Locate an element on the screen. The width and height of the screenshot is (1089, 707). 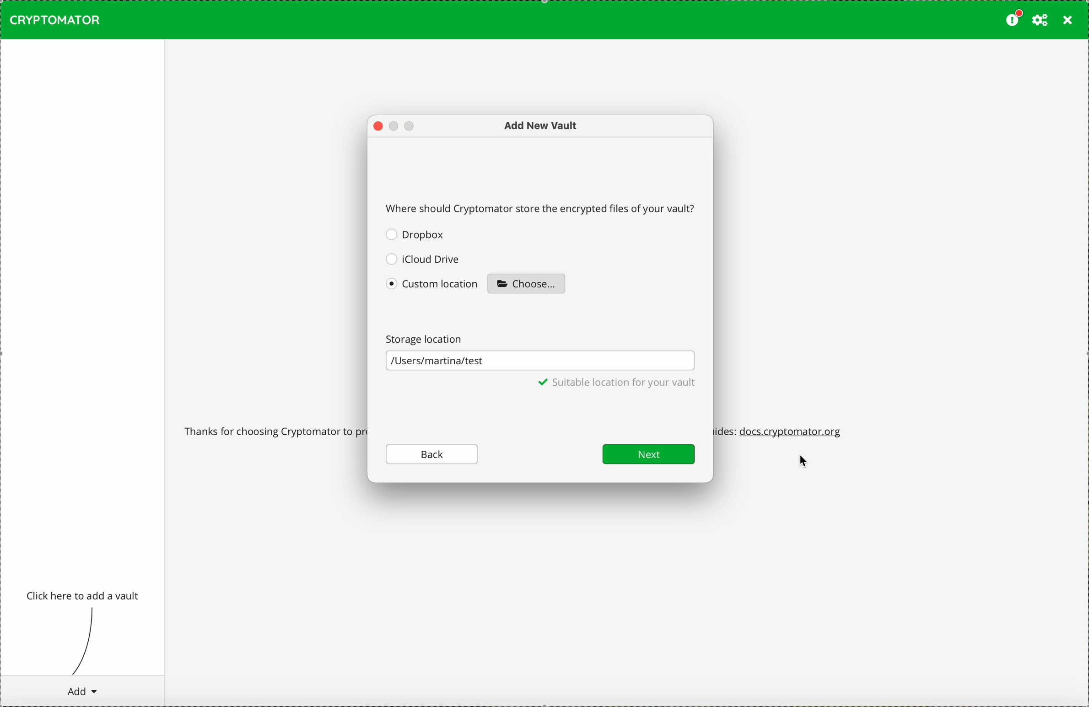
back button is located at coordinates (433, 453).